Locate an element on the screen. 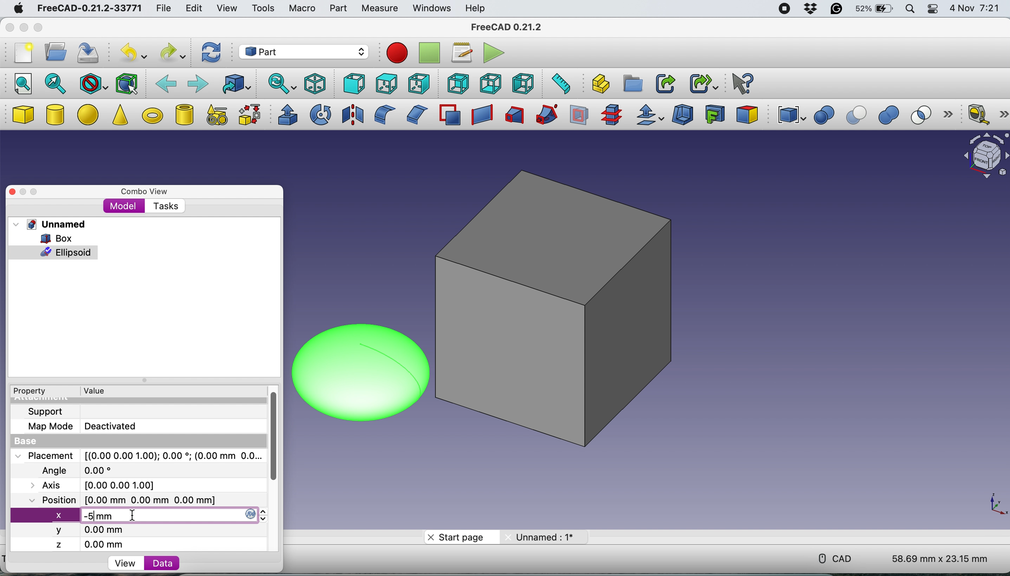  measure distance is located at coordinates (559, 83).